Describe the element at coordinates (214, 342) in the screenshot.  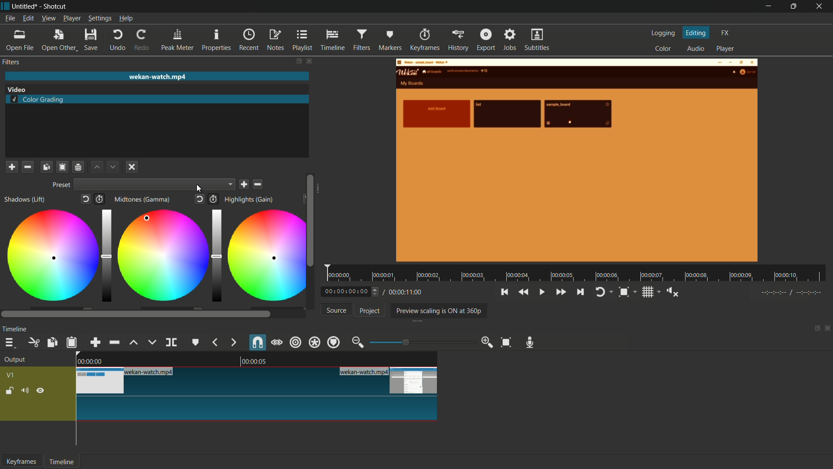
I see `previous marker` at that location.